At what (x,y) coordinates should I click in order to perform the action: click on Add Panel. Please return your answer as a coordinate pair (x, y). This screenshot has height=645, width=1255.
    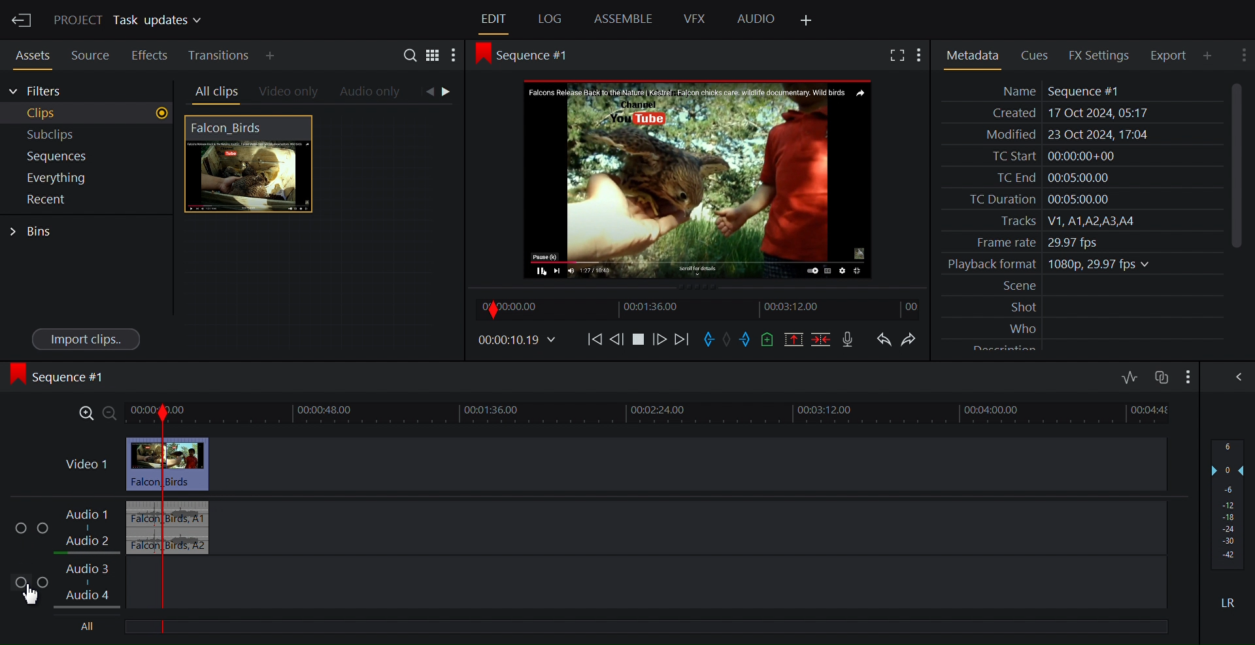
    Looking at the image, I should click on (805, 21).